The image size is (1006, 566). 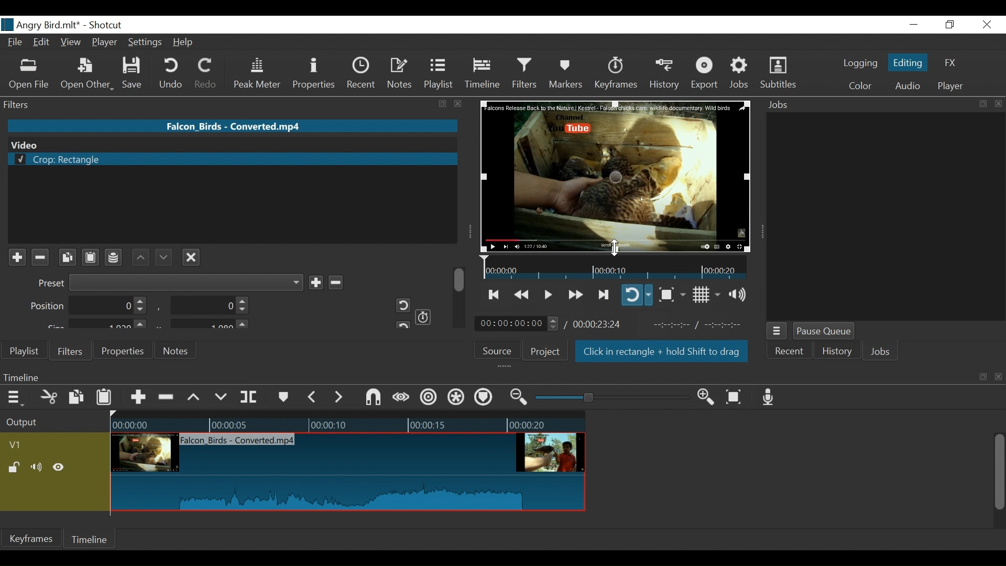 I want to click on Zoom timeline out, so click(x=520, y=397).